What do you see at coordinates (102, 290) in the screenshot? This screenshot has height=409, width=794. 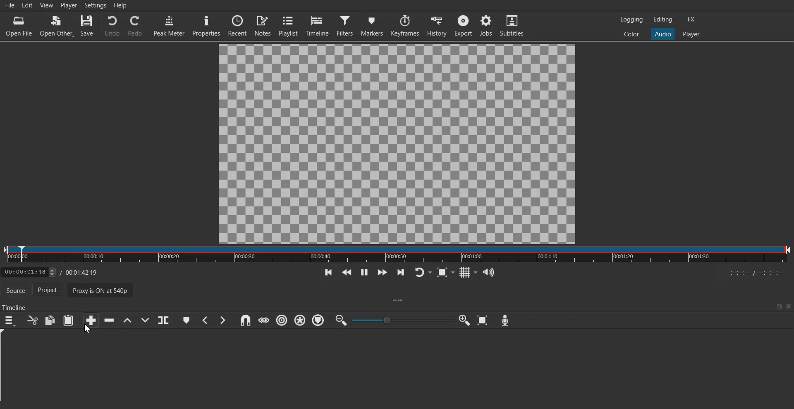 I see `Proxy is ON at 540p` at bounding box center [102, 290].